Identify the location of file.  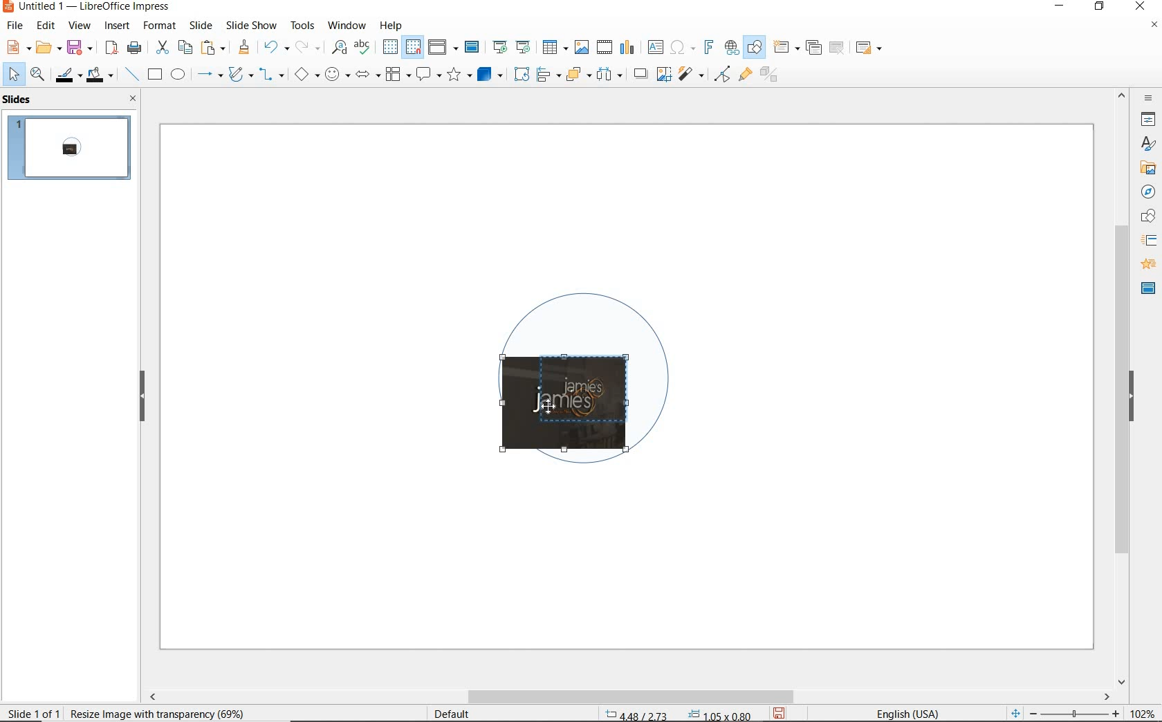
(16, 26).